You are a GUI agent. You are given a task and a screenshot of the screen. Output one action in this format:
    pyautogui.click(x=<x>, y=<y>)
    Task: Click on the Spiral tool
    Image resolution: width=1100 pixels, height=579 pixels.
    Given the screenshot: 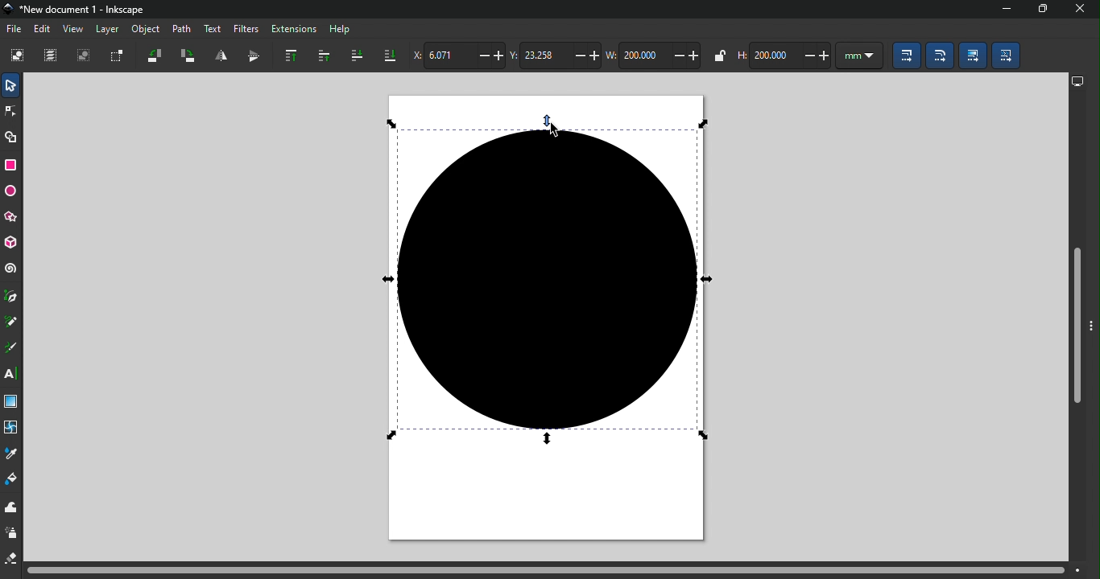 What is the action you would take?
    pyautogui.click(x=12, y=269)
    